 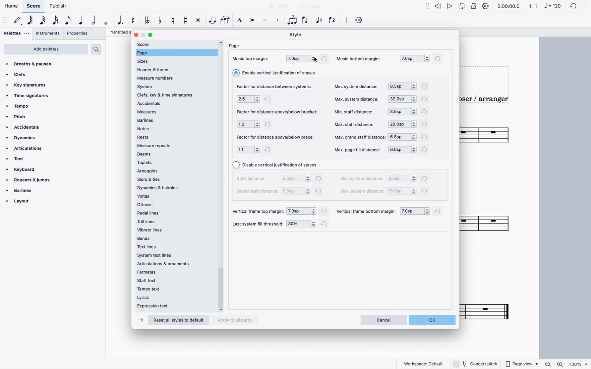 What do you see at coordinates (20, 75) in the screenshot?
I see `clefs` at bounding box center [20, 75].